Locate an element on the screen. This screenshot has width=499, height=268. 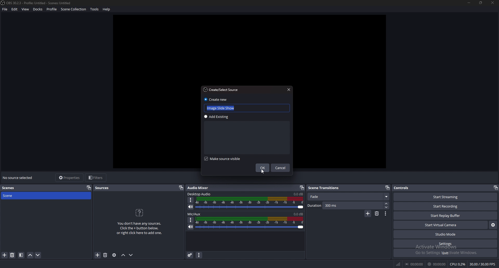
remove transition is located at coordinates (377, 214).